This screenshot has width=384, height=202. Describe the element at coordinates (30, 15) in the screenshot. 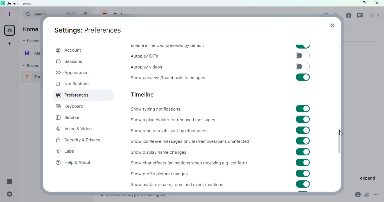

I see `Search` at that location.